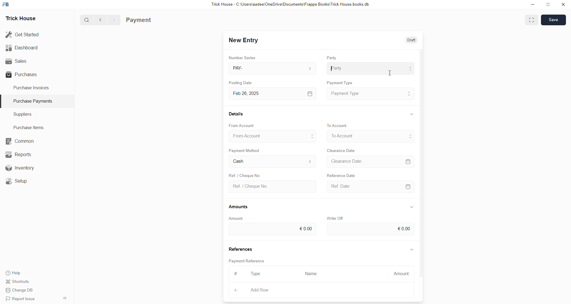  I want to click on back, so click(101, 20).